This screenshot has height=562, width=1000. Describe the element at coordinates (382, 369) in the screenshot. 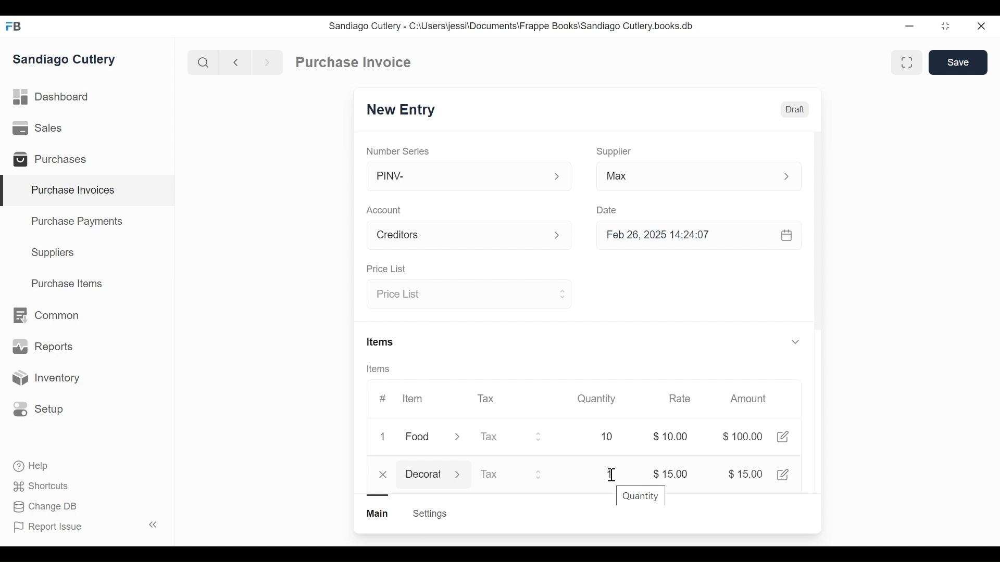

I see `Items` at that location.